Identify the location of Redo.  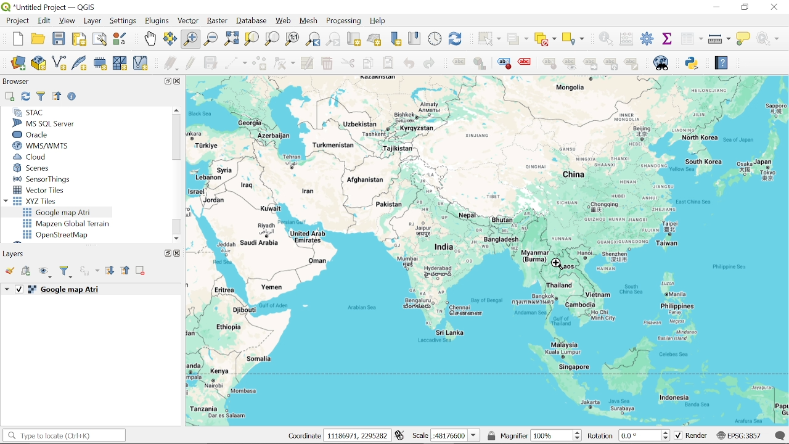
(428, 64).